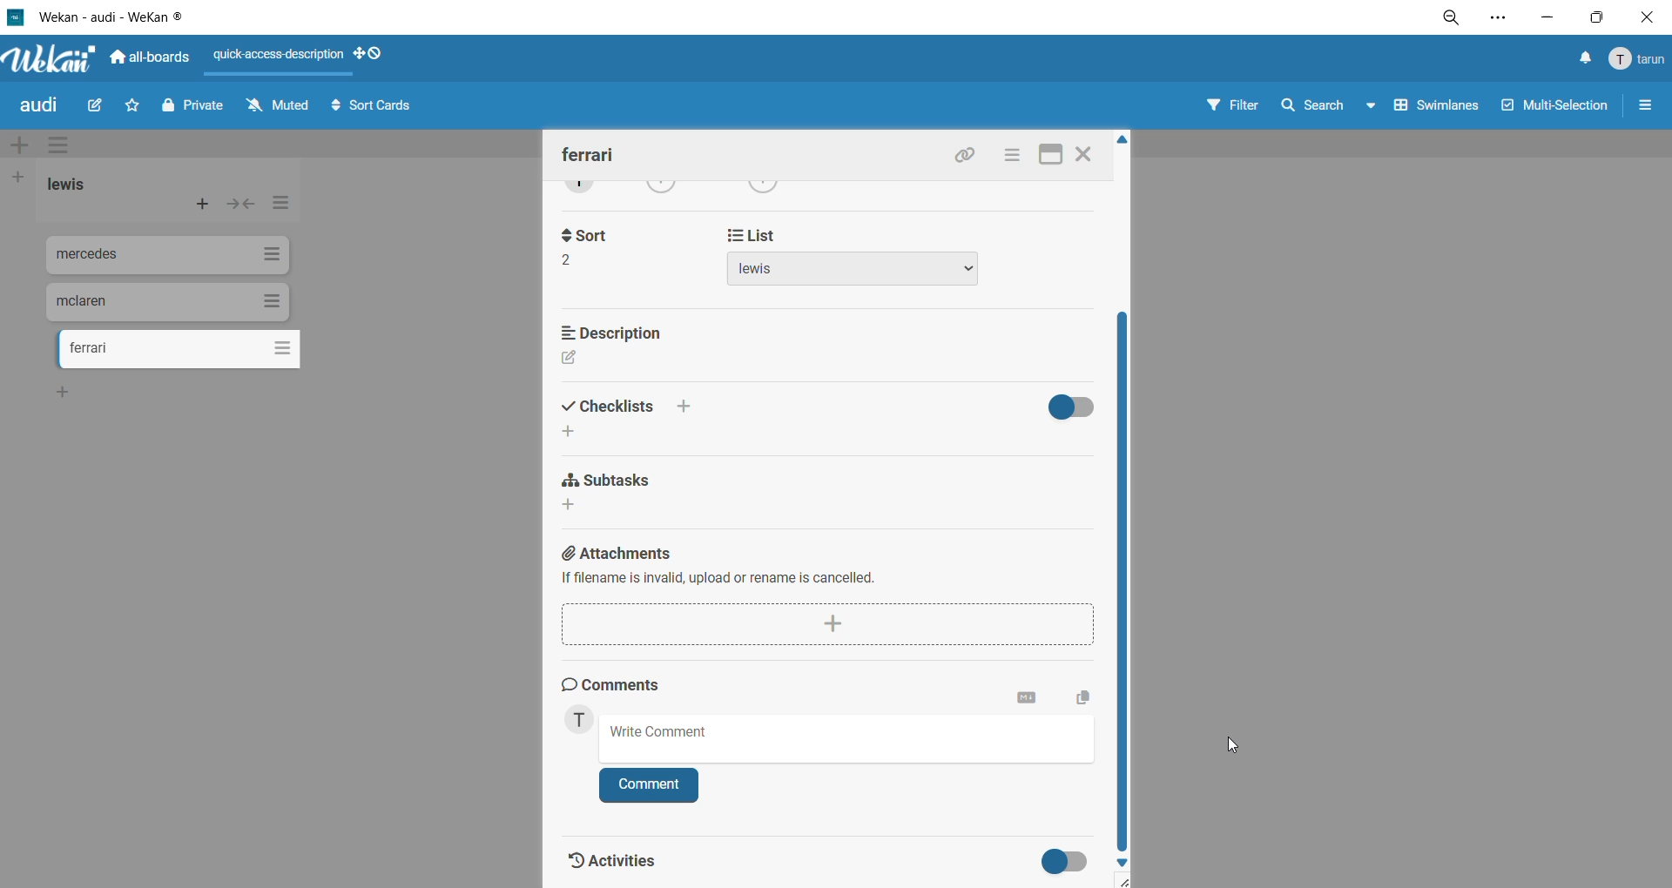 The image size is (1672, 888). What do you see at coordinates (69, 185) in the screenshot?
I see `list title` at bounding box center [69, 185].